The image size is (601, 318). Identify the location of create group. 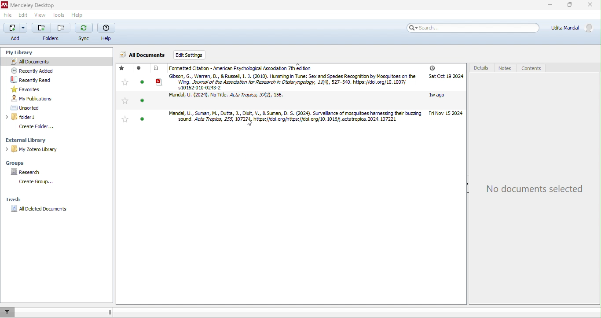
(38, 182).